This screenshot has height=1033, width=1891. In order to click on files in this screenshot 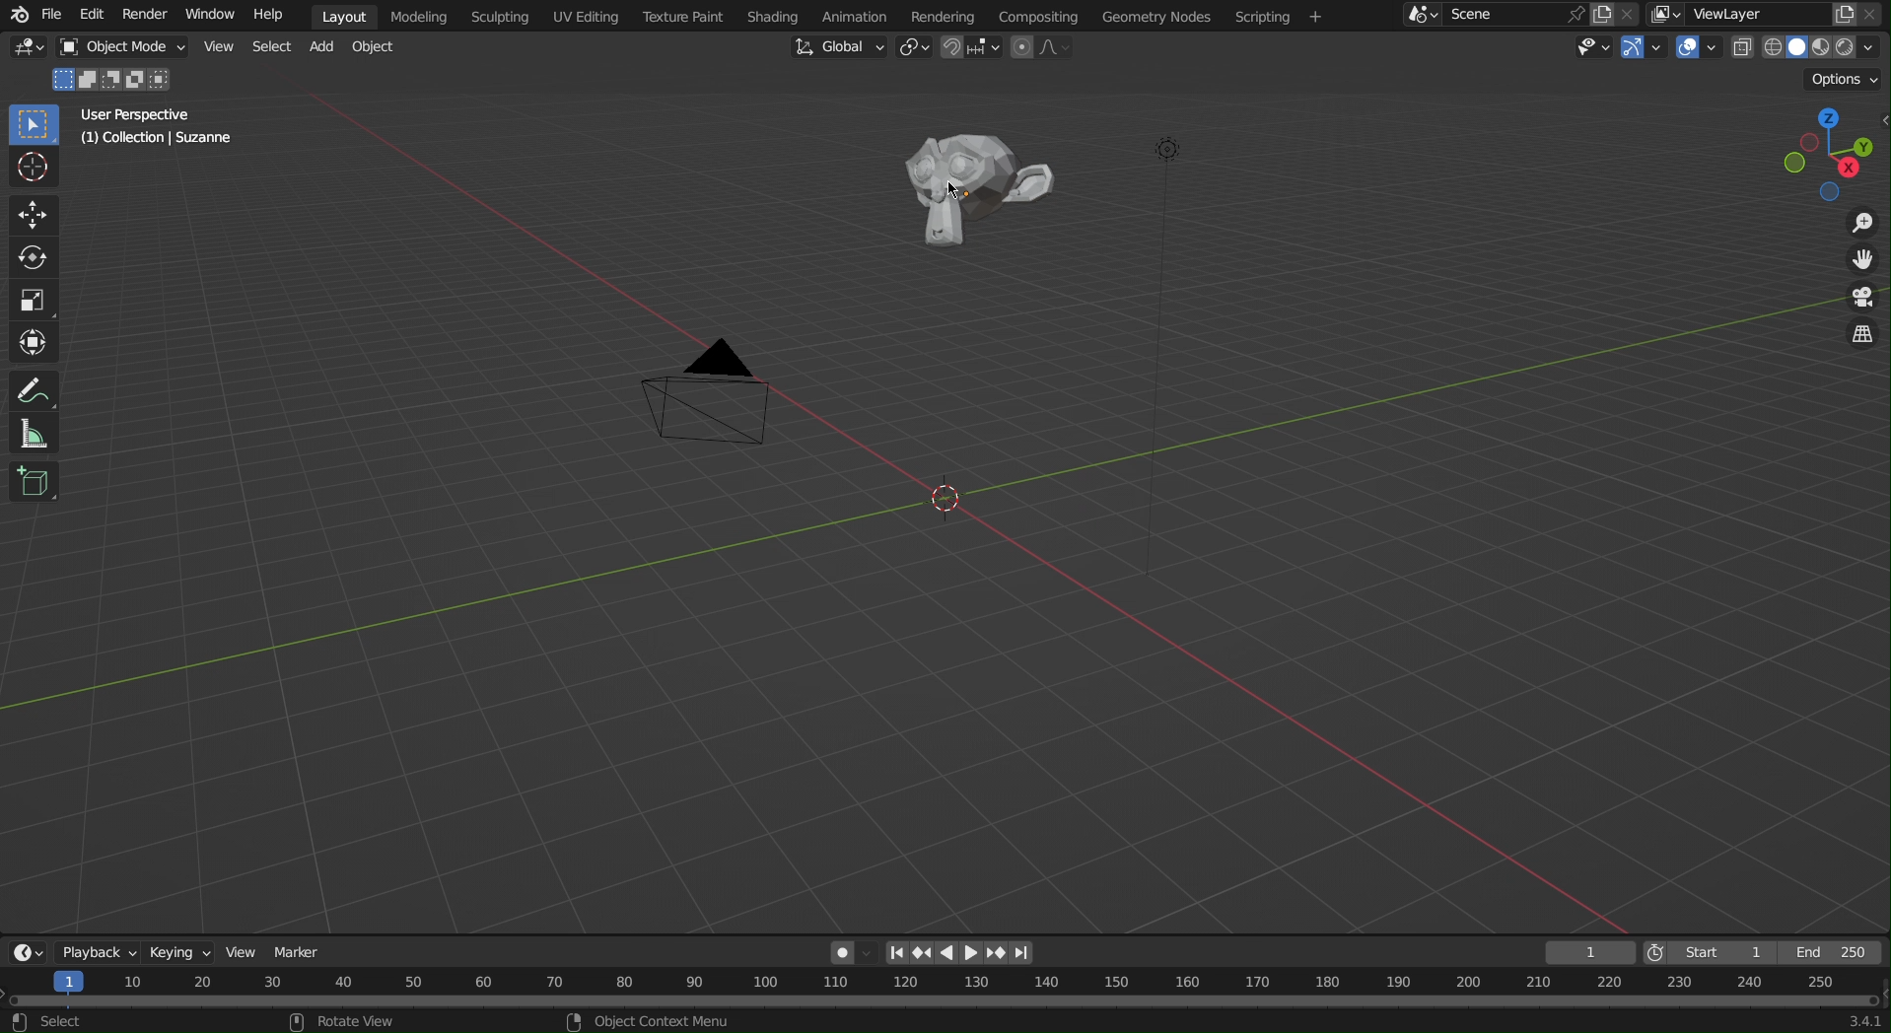, I will do `click(1602, 15)`.